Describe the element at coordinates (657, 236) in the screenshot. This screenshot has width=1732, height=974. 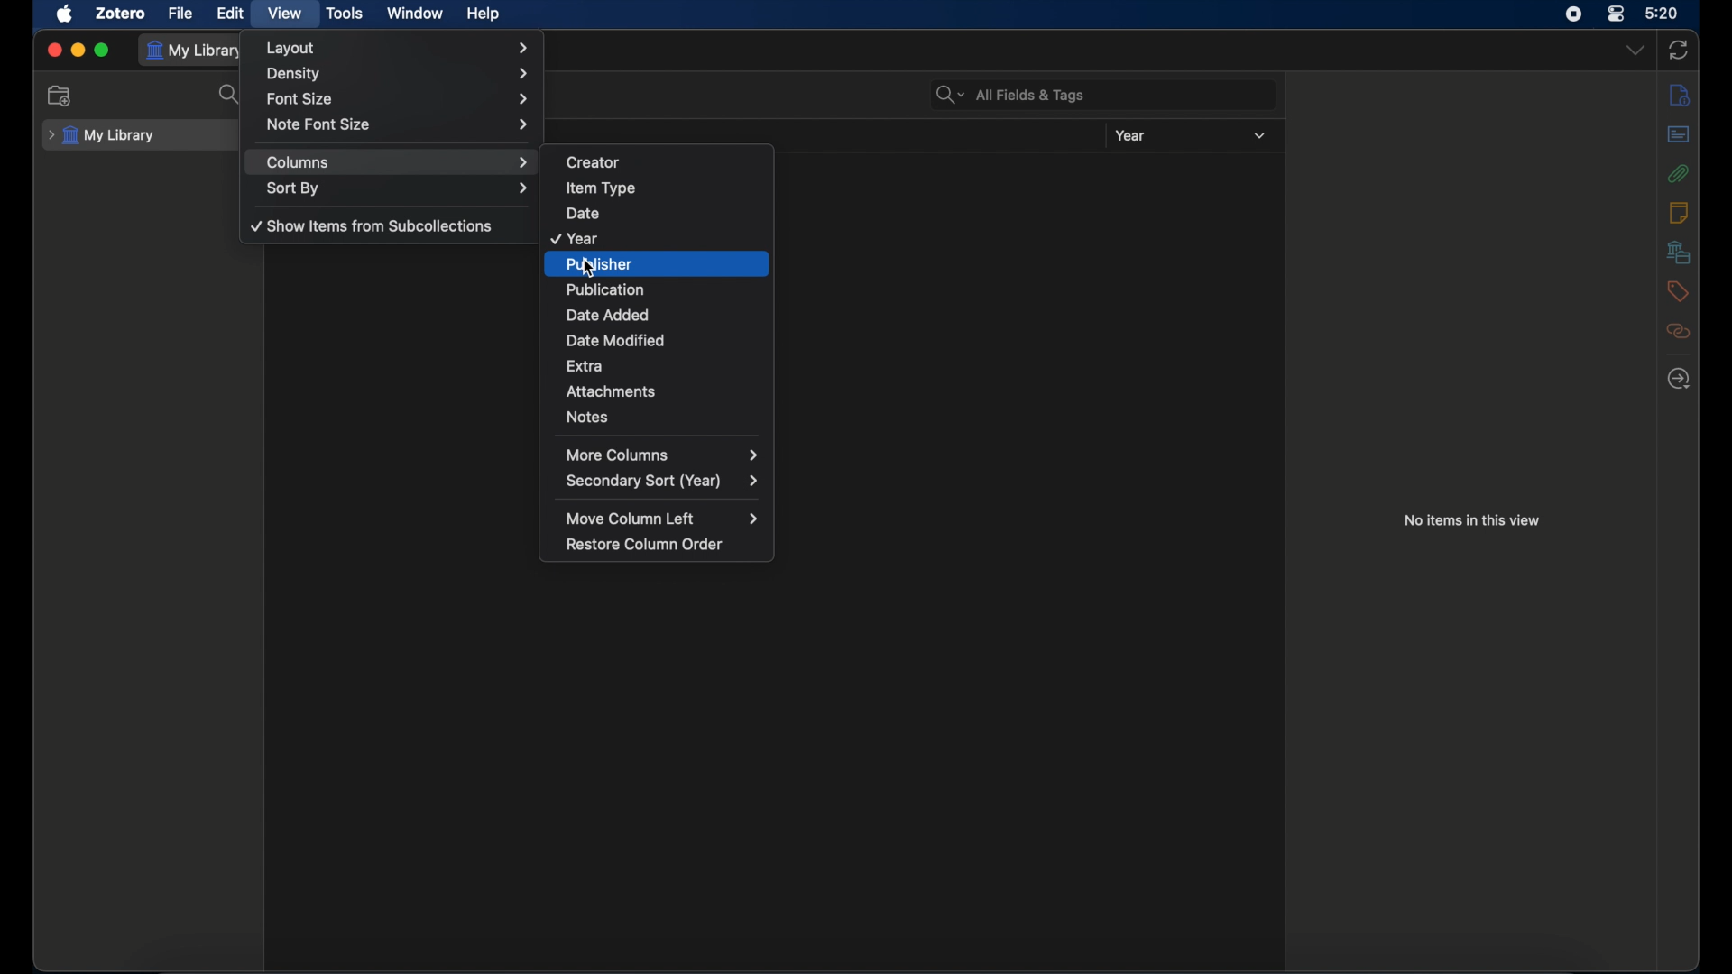
I see `year` at that location.